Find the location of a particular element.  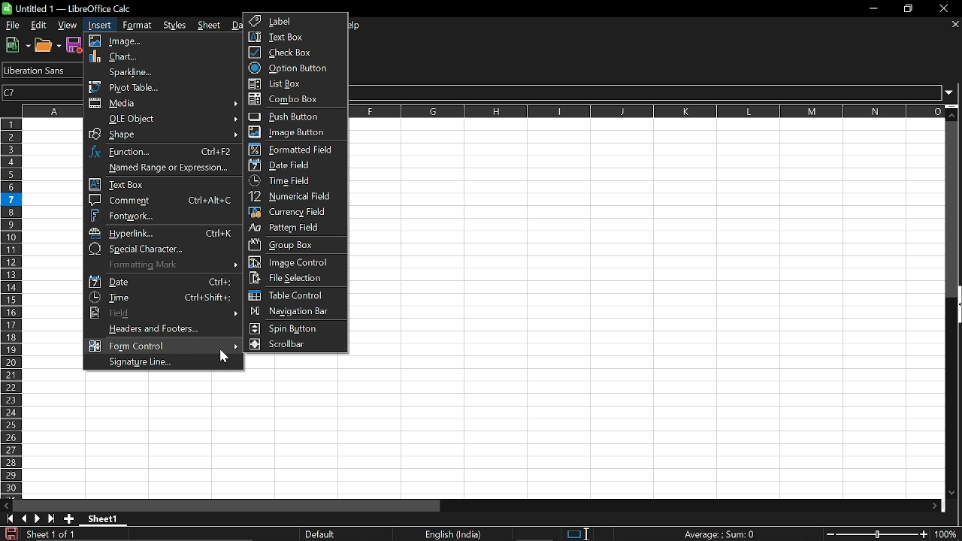

COmment is located at coordinates (161, 200).